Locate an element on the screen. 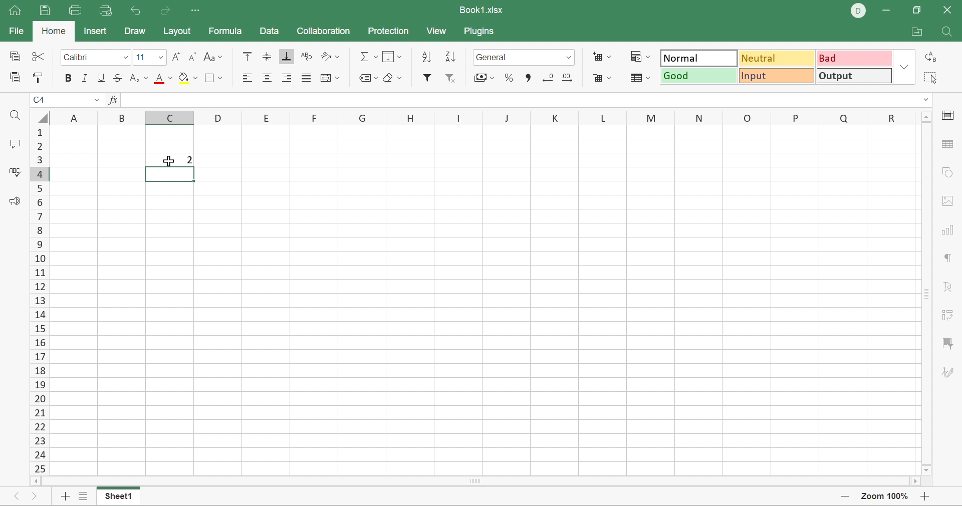  Font color is located at coordinates (163, 79).